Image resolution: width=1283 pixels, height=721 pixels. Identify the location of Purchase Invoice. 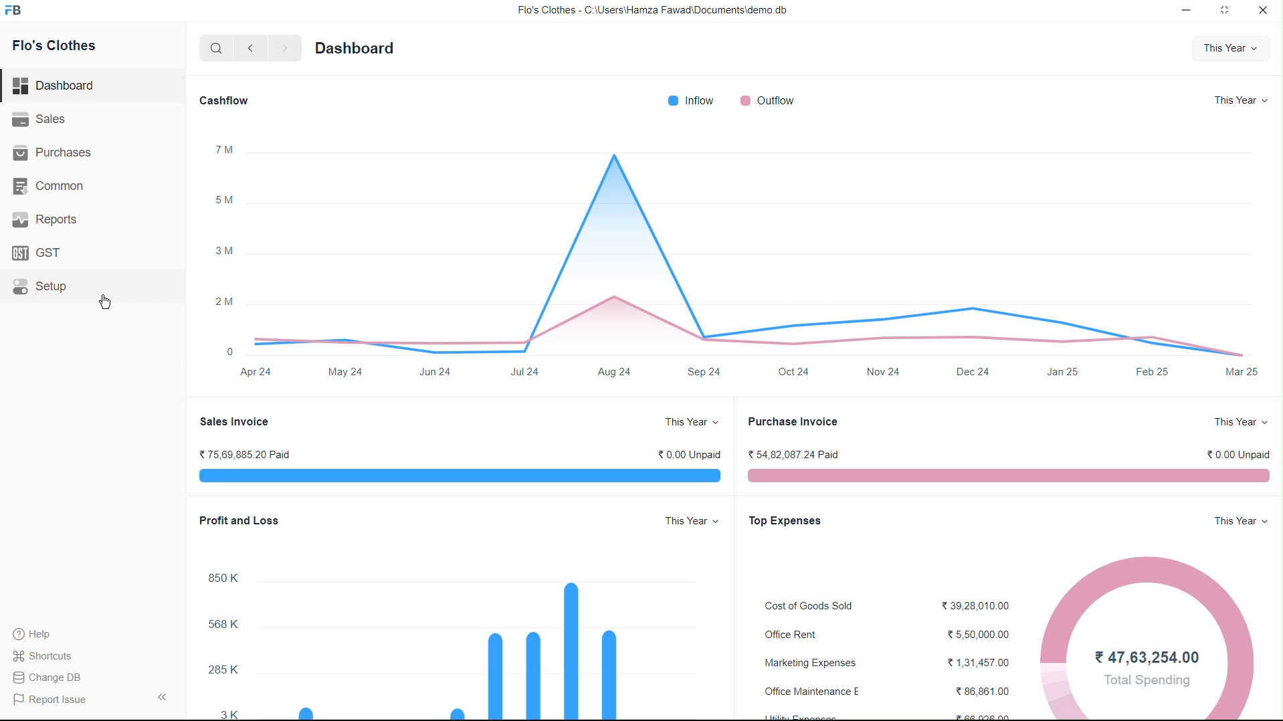
(794, 423).